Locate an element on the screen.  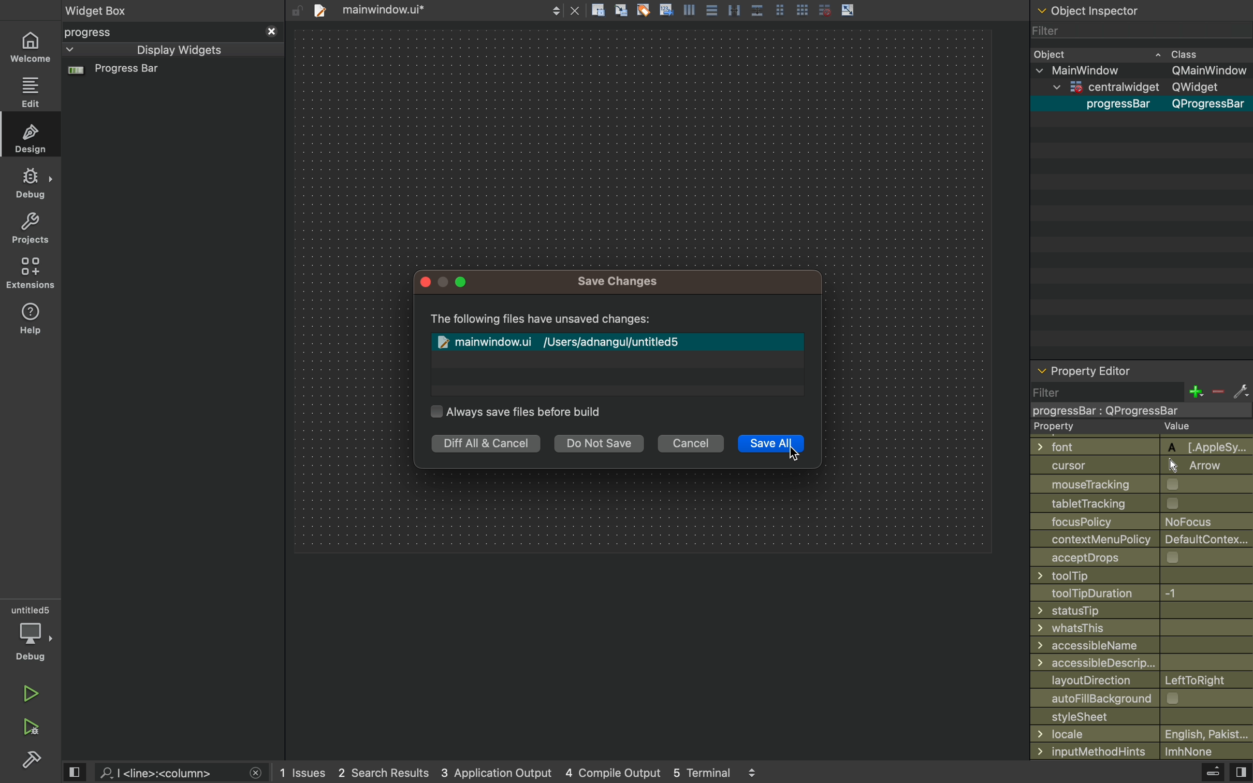
QProgressBar is located at coordinates (1210, 105).